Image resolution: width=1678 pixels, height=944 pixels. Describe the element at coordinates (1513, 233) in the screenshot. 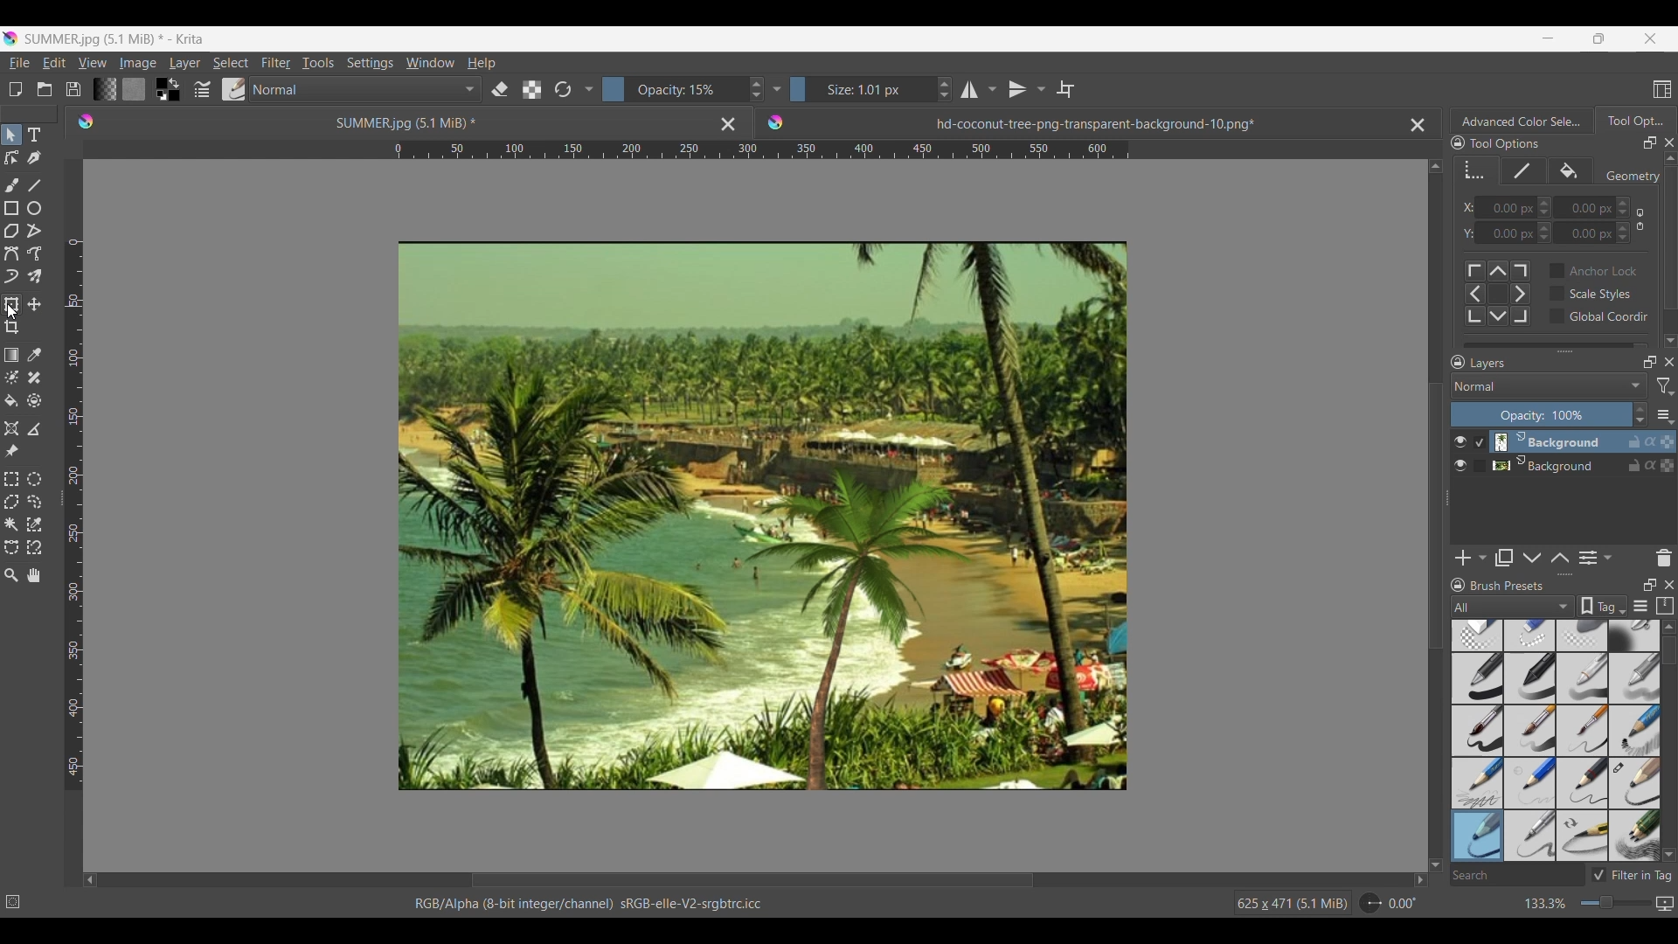

I see `0.00px` at that location.